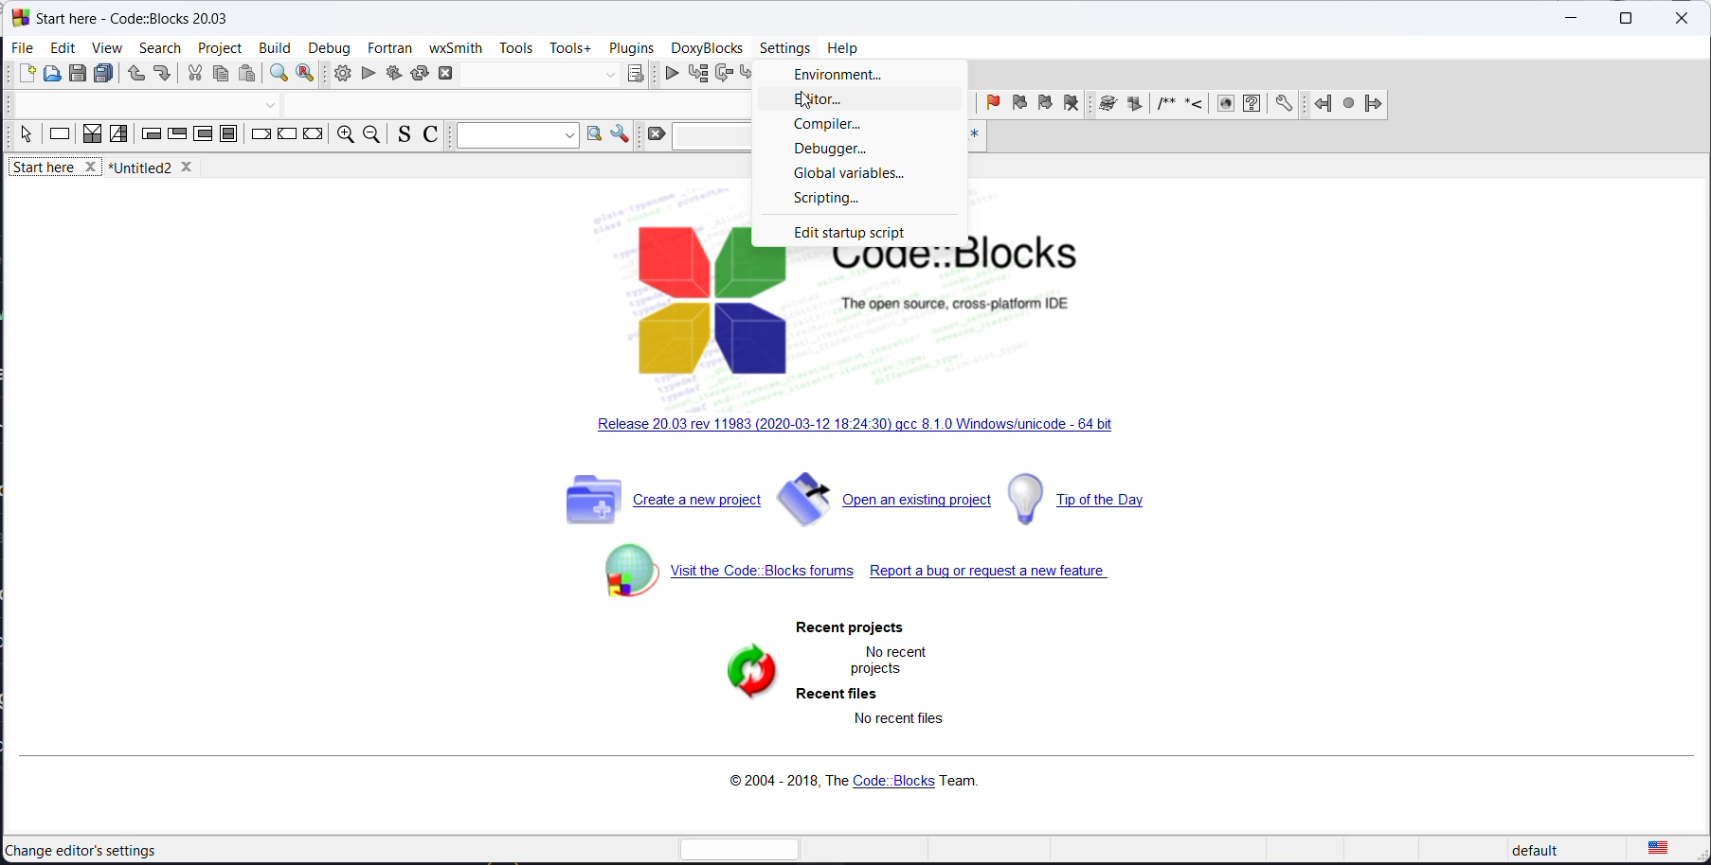  Describe the element at coordinates (1193, 106) in the screenshot. I see `icon` at that location.